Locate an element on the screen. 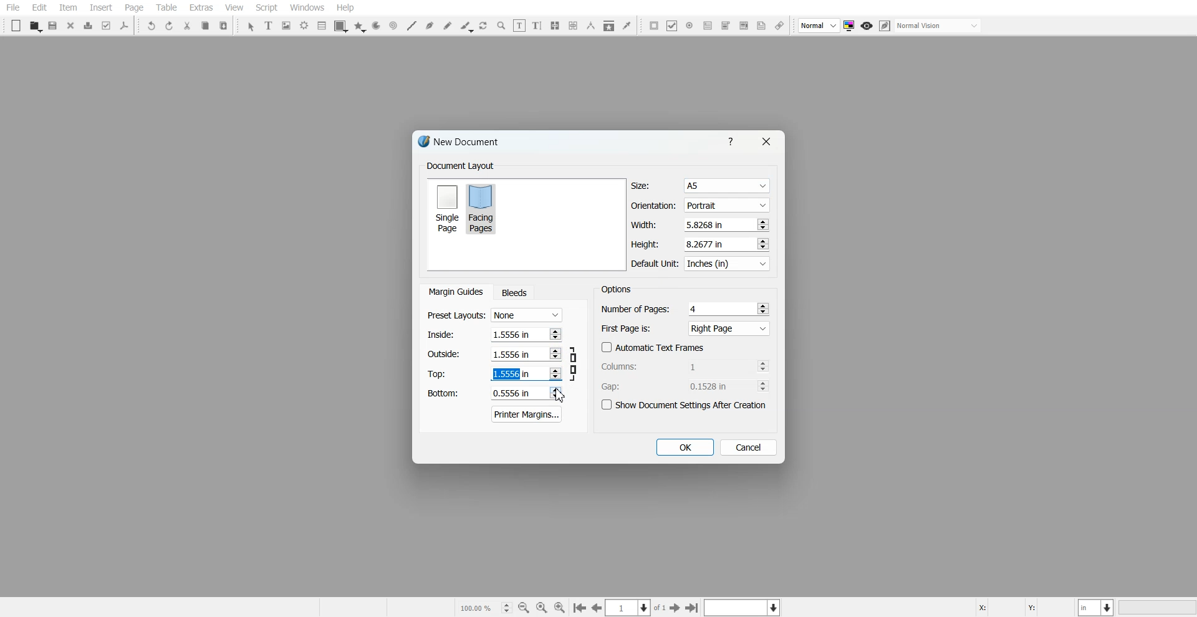 The width and height of the screenshot is (1197, 617). Increase and decrease No.  is located at coordinates (554, 333).